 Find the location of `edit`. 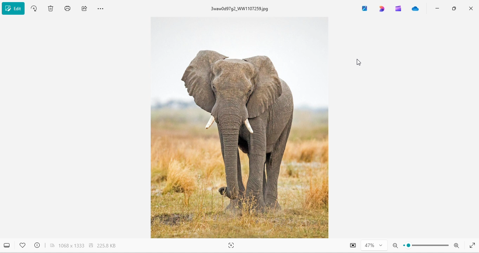

edit is located at coordinates (14, 8).